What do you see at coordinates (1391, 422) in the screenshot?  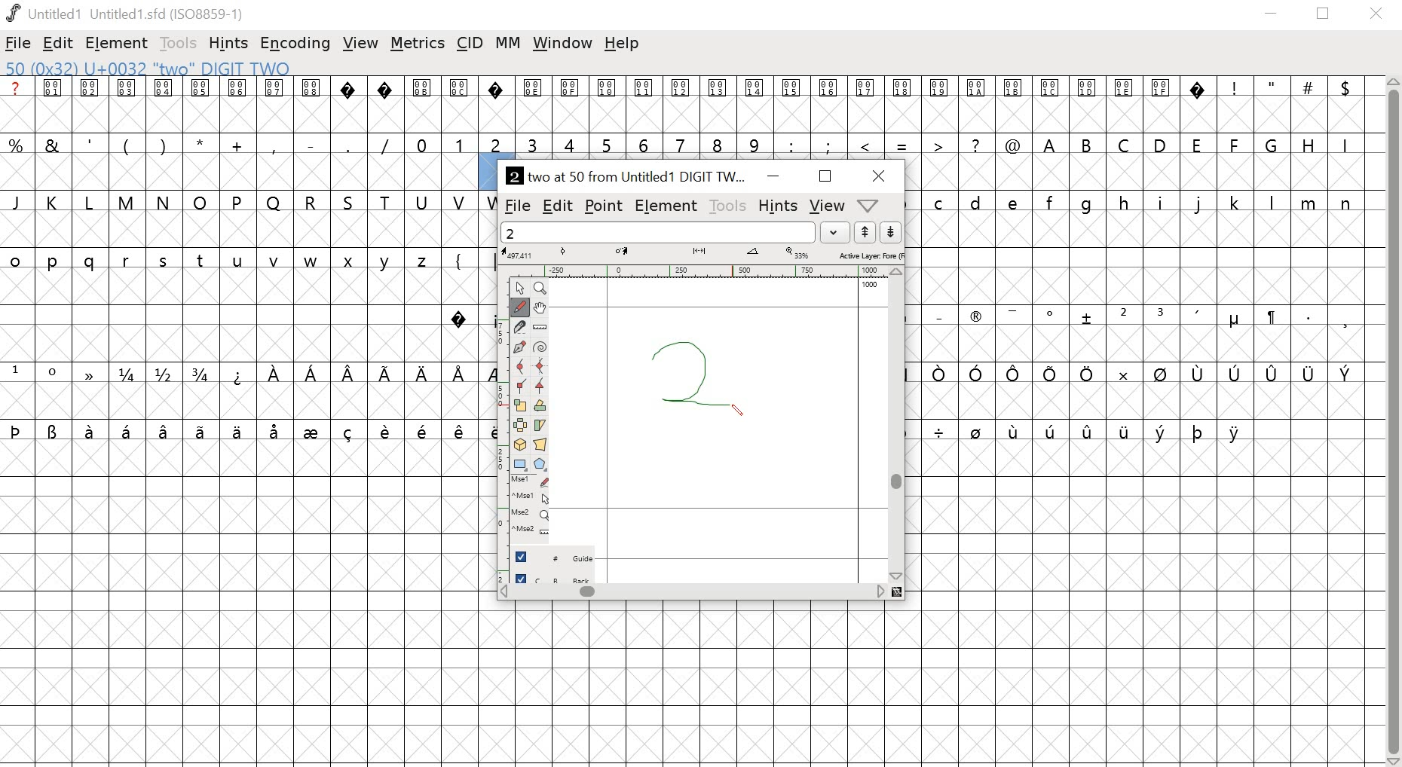 I see `scrollbar` at bounding box center [1391, 422].